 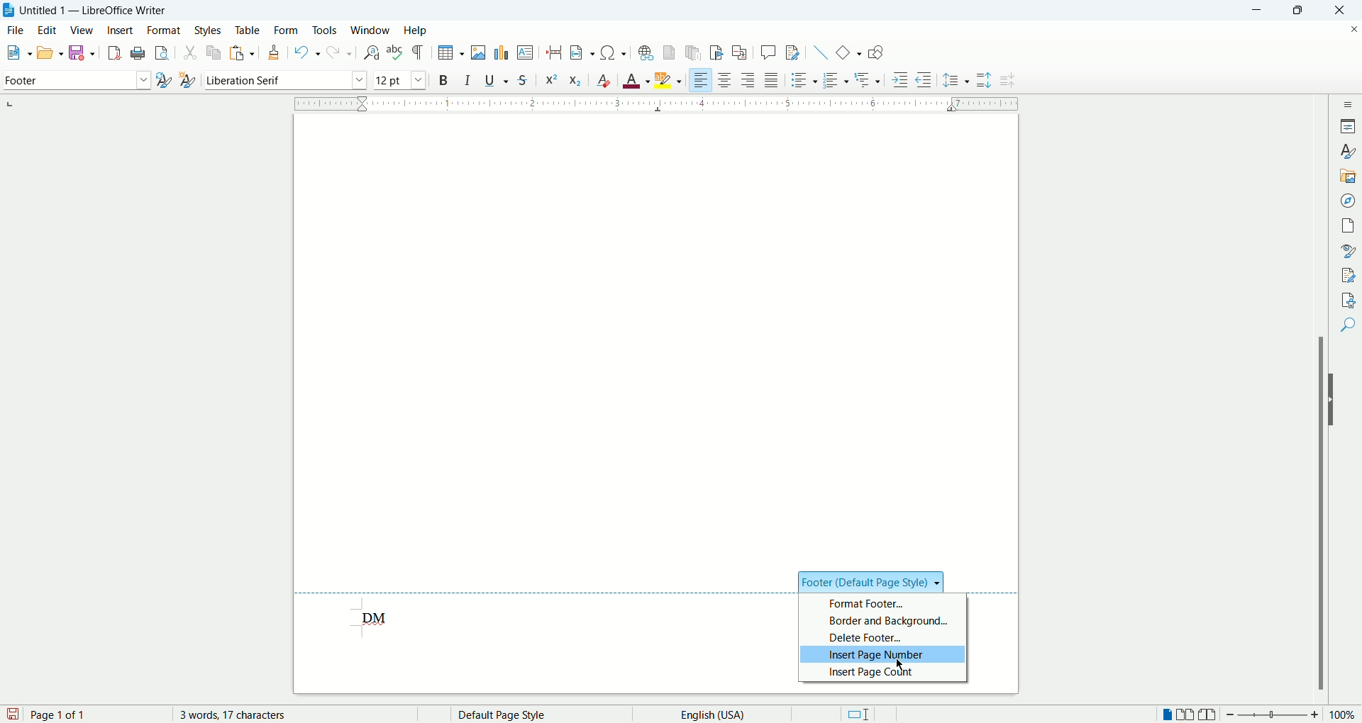 What do you see at coordinates (523, 82) in the screenshot?
I see `strikethrough` at bounding box center [523, 82].